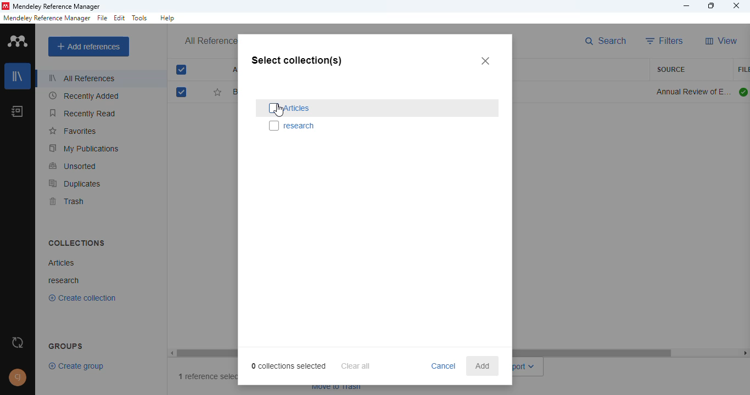  I want to click on file, so click(102, 18).